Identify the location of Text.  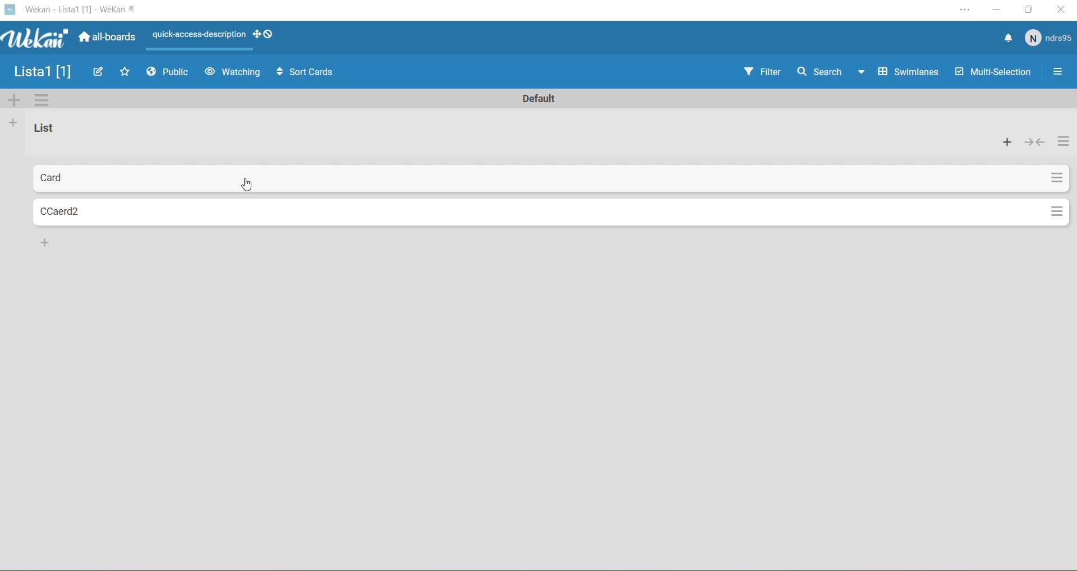
(533, 98).